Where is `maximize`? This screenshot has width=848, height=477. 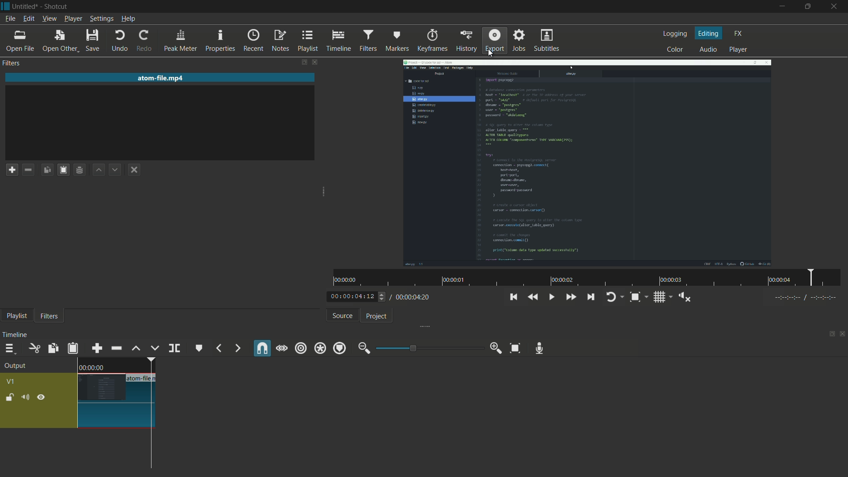
maximize is located at coordinates (809, 7).